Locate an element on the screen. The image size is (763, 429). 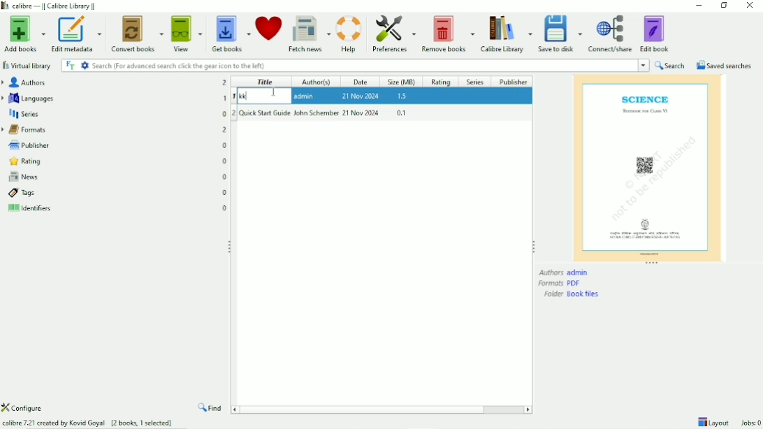
Convert books is located at coordinates (138, 34).